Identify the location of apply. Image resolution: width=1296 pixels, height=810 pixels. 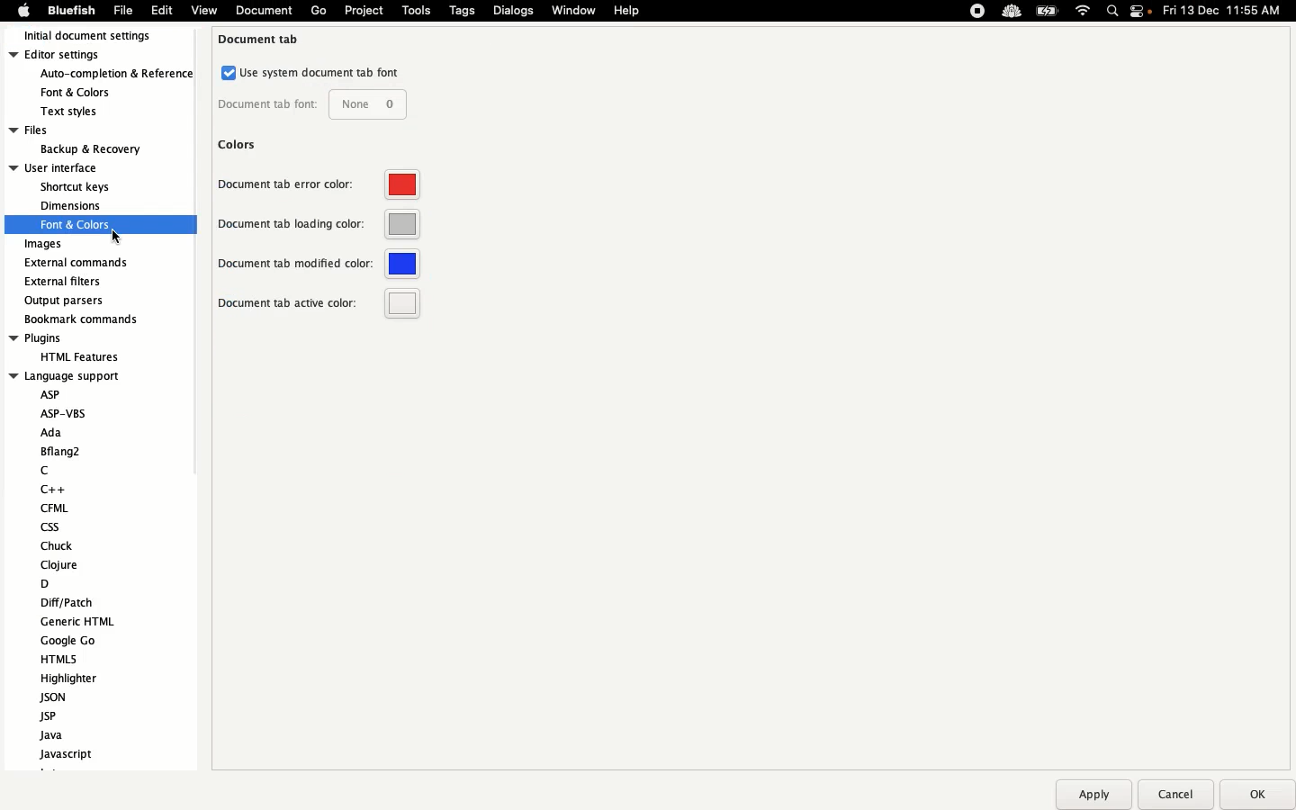
(1098, 793).